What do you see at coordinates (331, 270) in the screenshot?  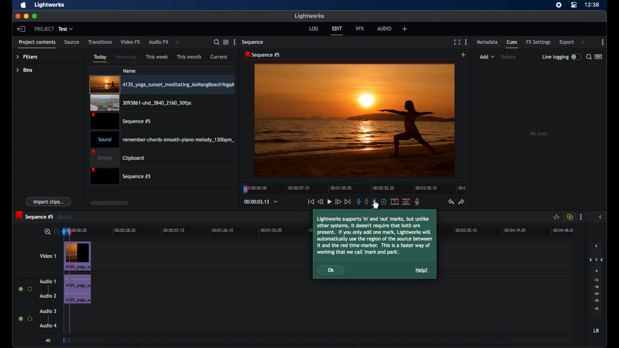 I see `Ok` at bounding box center [331, 270].